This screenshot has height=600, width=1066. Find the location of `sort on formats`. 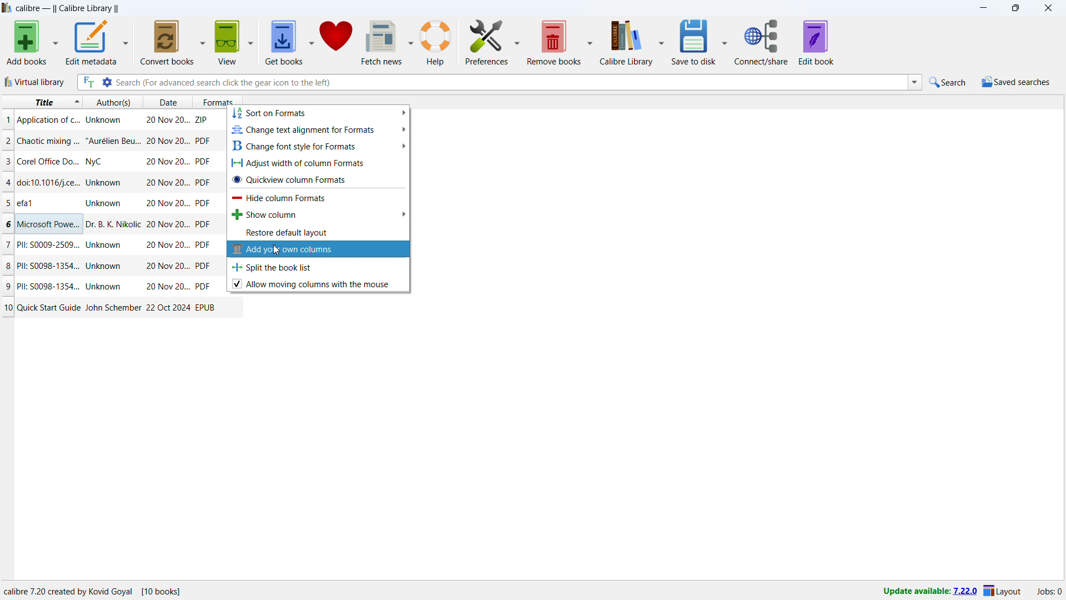

sort on formats is located at coordinates (318, 113).